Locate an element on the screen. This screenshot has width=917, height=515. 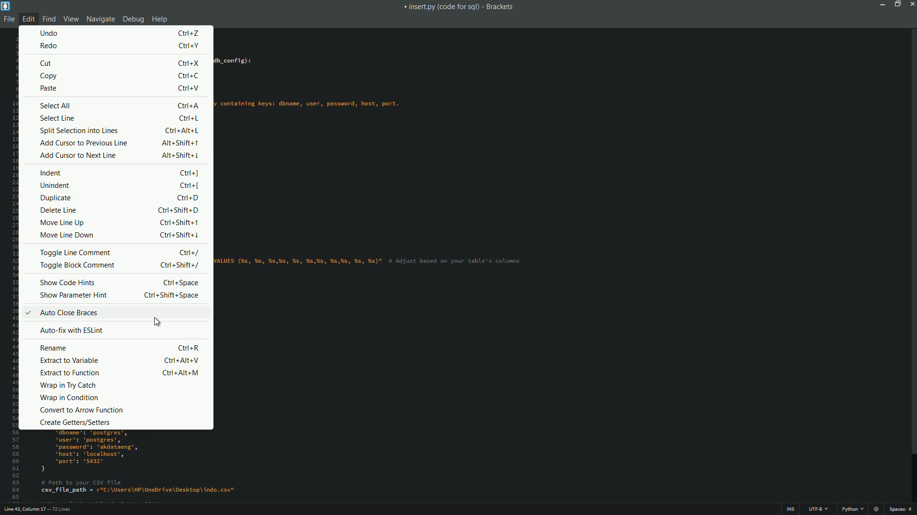
add cursor to previous line is located at coordinates (84, 143).